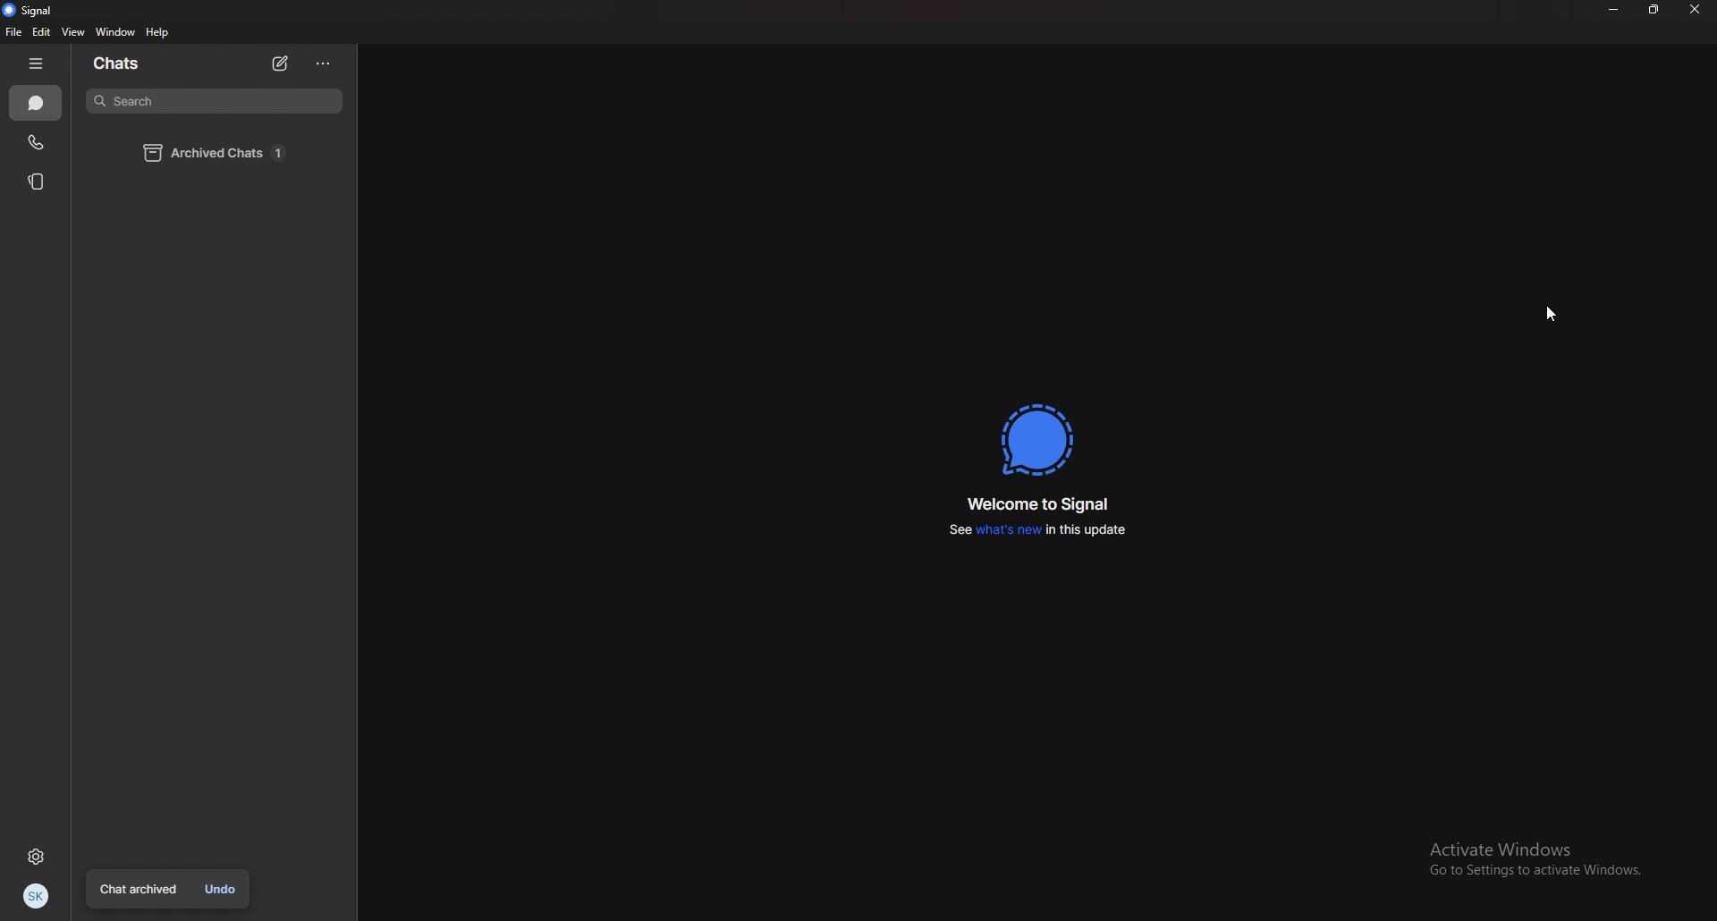  Describe the element at coordinates (126, 63) in the screenshot. I see `chats` at that location.